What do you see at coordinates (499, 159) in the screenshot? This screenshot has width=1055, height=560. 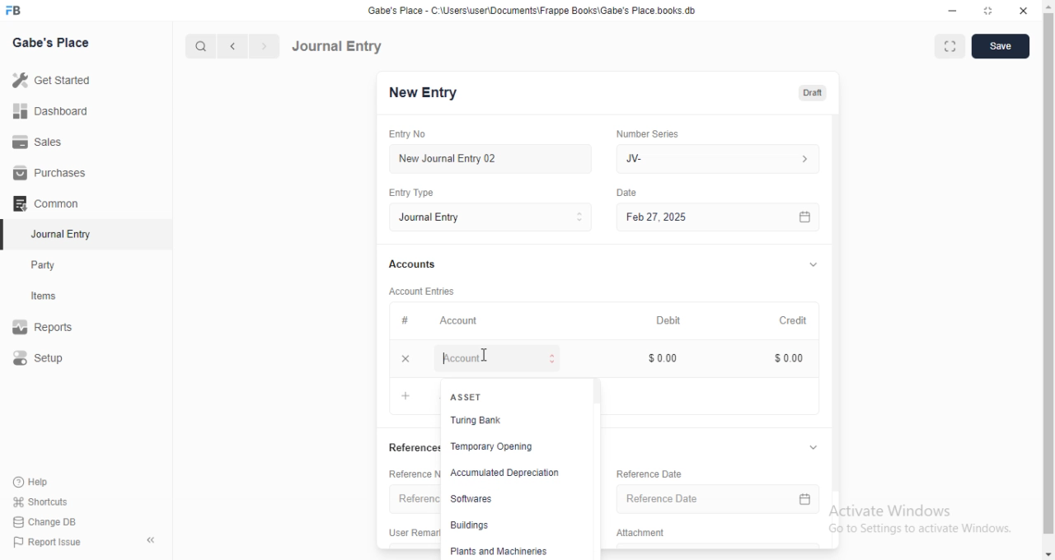 I see `New Journal Entry 02` at bounding box center [499, 159].